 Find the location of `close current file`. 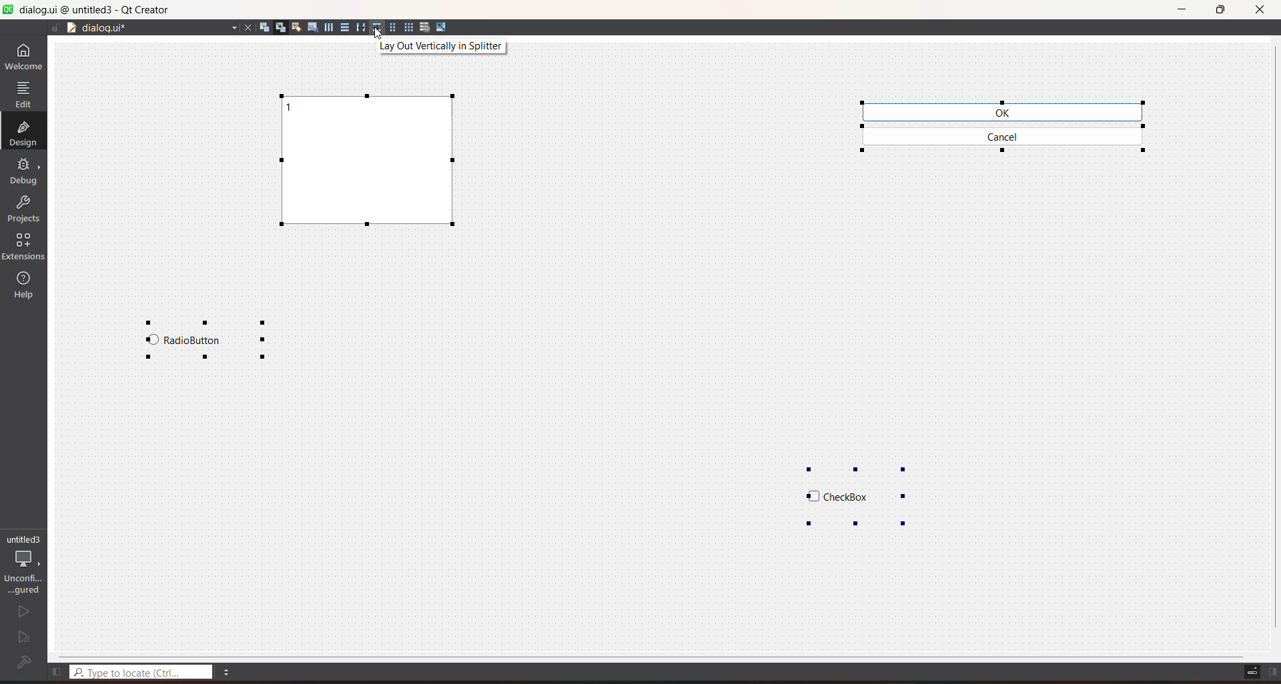

close current file is located at coordinates (246, 29).